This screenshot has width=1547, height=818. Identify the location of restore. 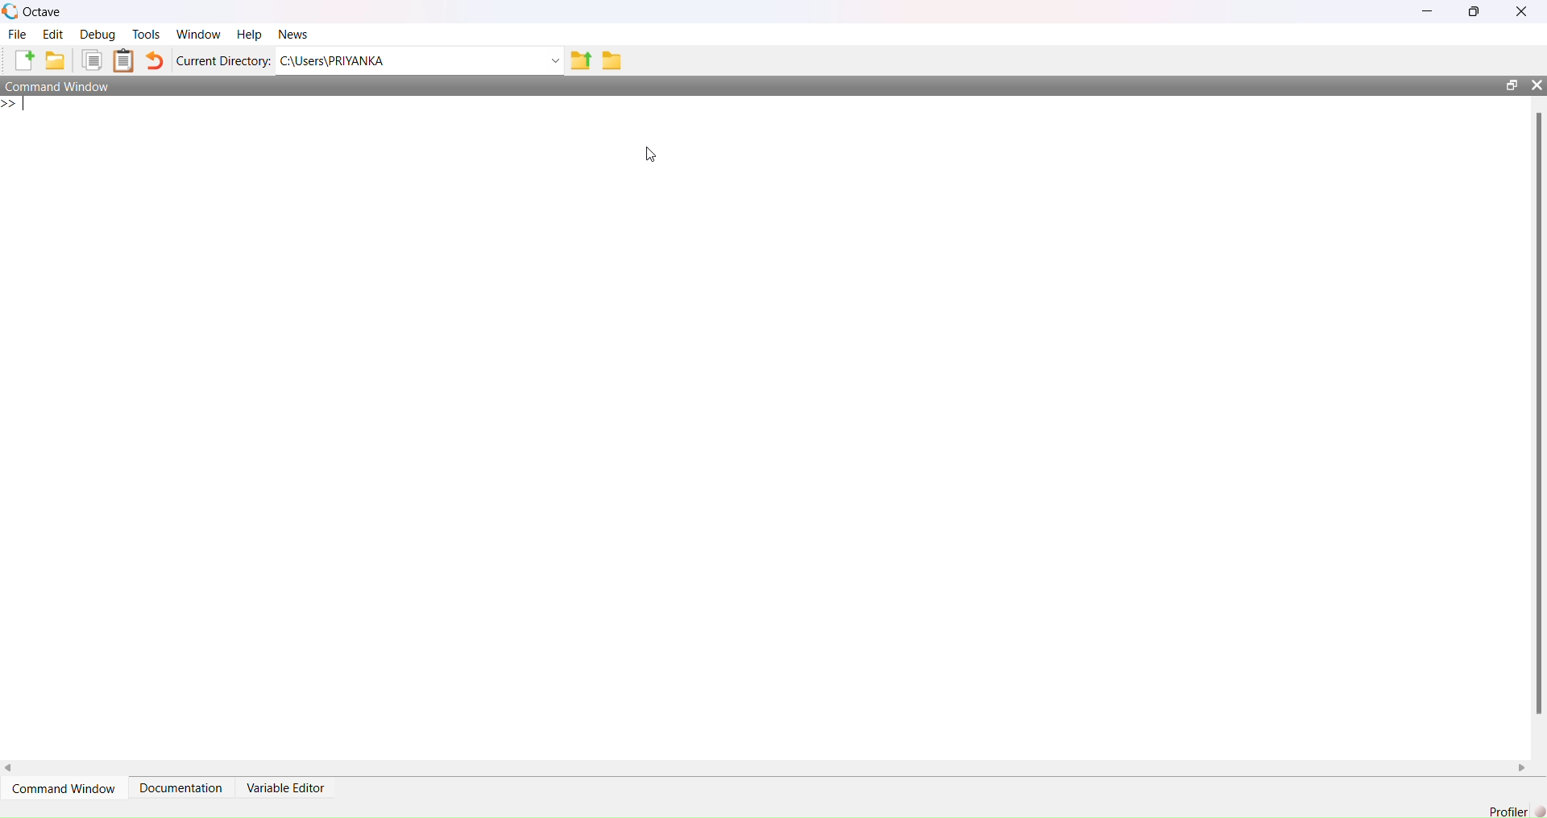
(1512, 85).